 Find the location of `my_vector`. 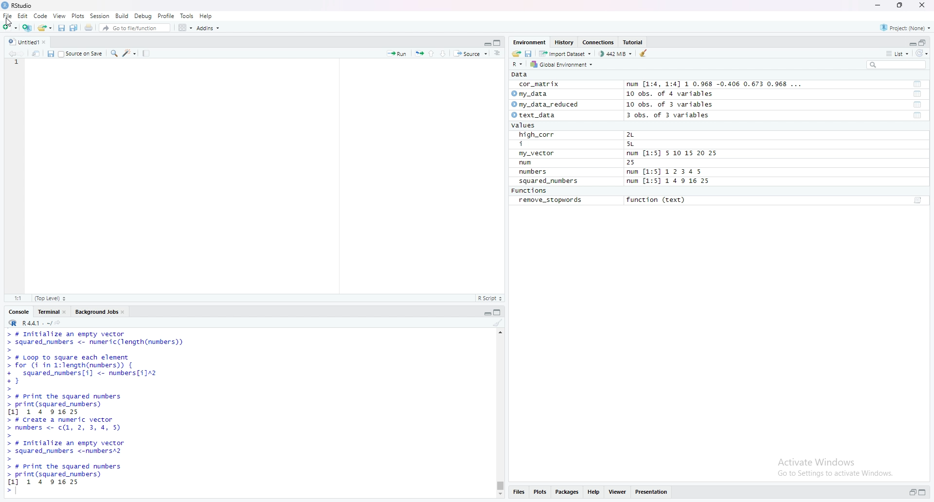

my_vector is located at coordinates (539, 153).